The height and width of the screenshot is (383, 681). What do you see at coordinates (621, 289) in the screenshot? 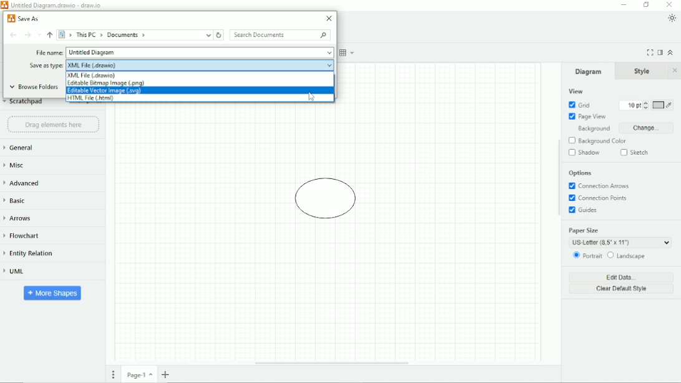
I see `Clear Default Style` at bounding box center [621, 289].